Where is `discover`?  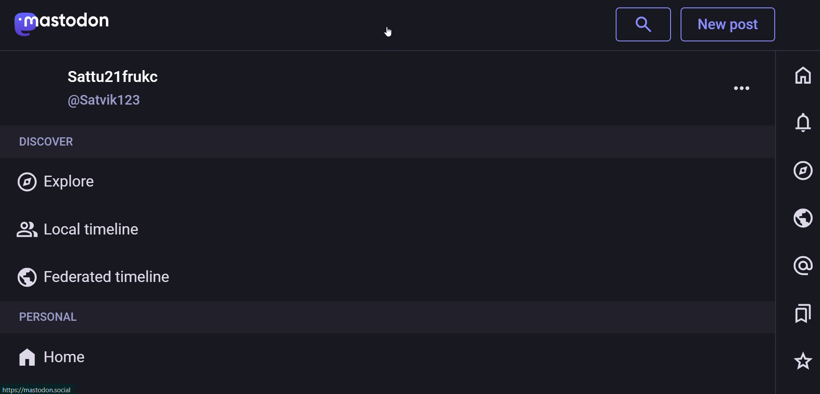 discover is located at coordinates (61, 141).